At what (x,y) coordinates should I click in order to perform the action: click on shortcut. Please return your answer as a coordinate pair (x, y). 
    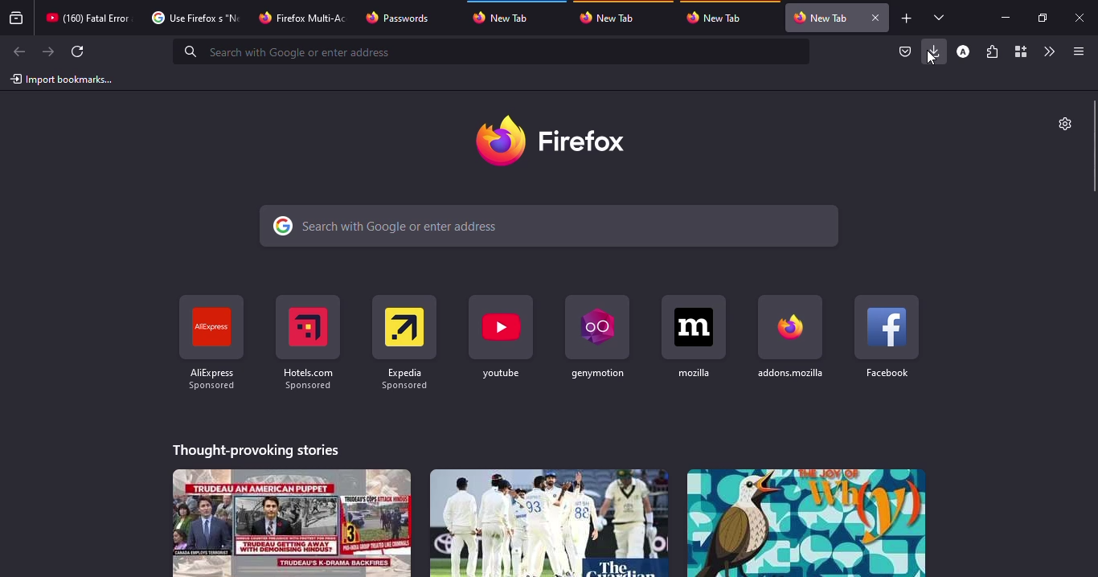
    Looking at the image, I should click on (792, 336).